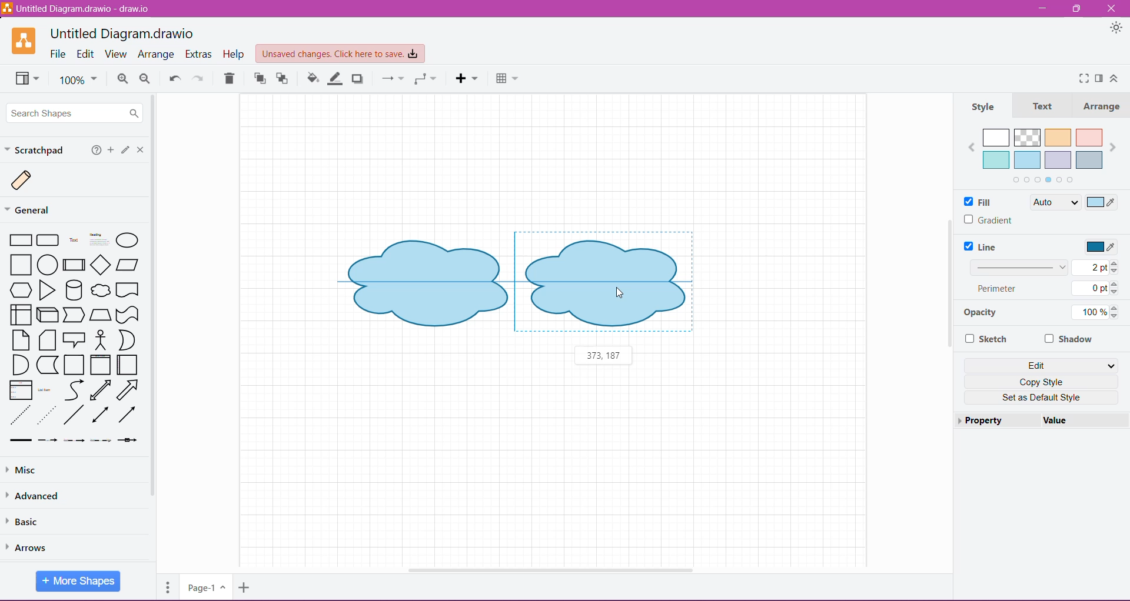 Image resolution: width=1130 pixels, height=601 pixels. Describe the element at coordinates (155, 328) in the screenshot. I see `Vertical Scroll Bar` at that location.